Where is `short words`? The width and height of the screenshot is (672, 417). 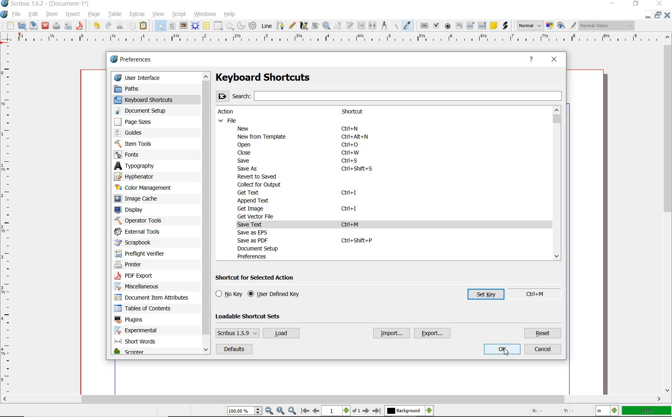 short words is located at coordinates (138, 343).